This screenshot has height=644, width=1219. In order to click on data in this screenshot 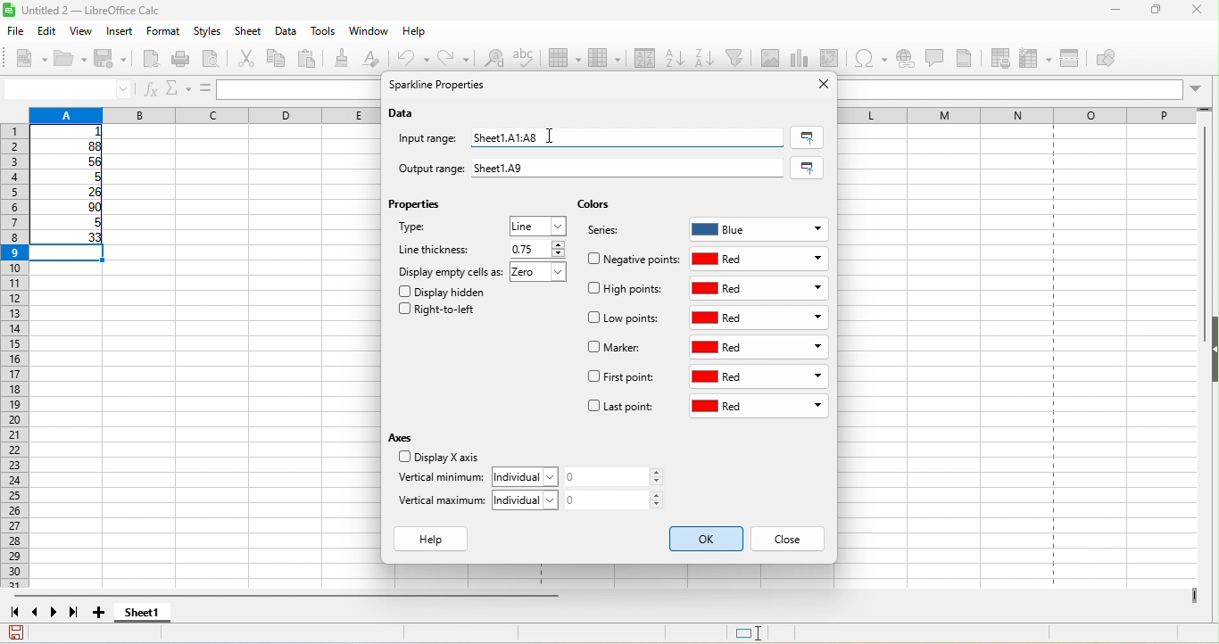, I will do `click(404, 114)`.